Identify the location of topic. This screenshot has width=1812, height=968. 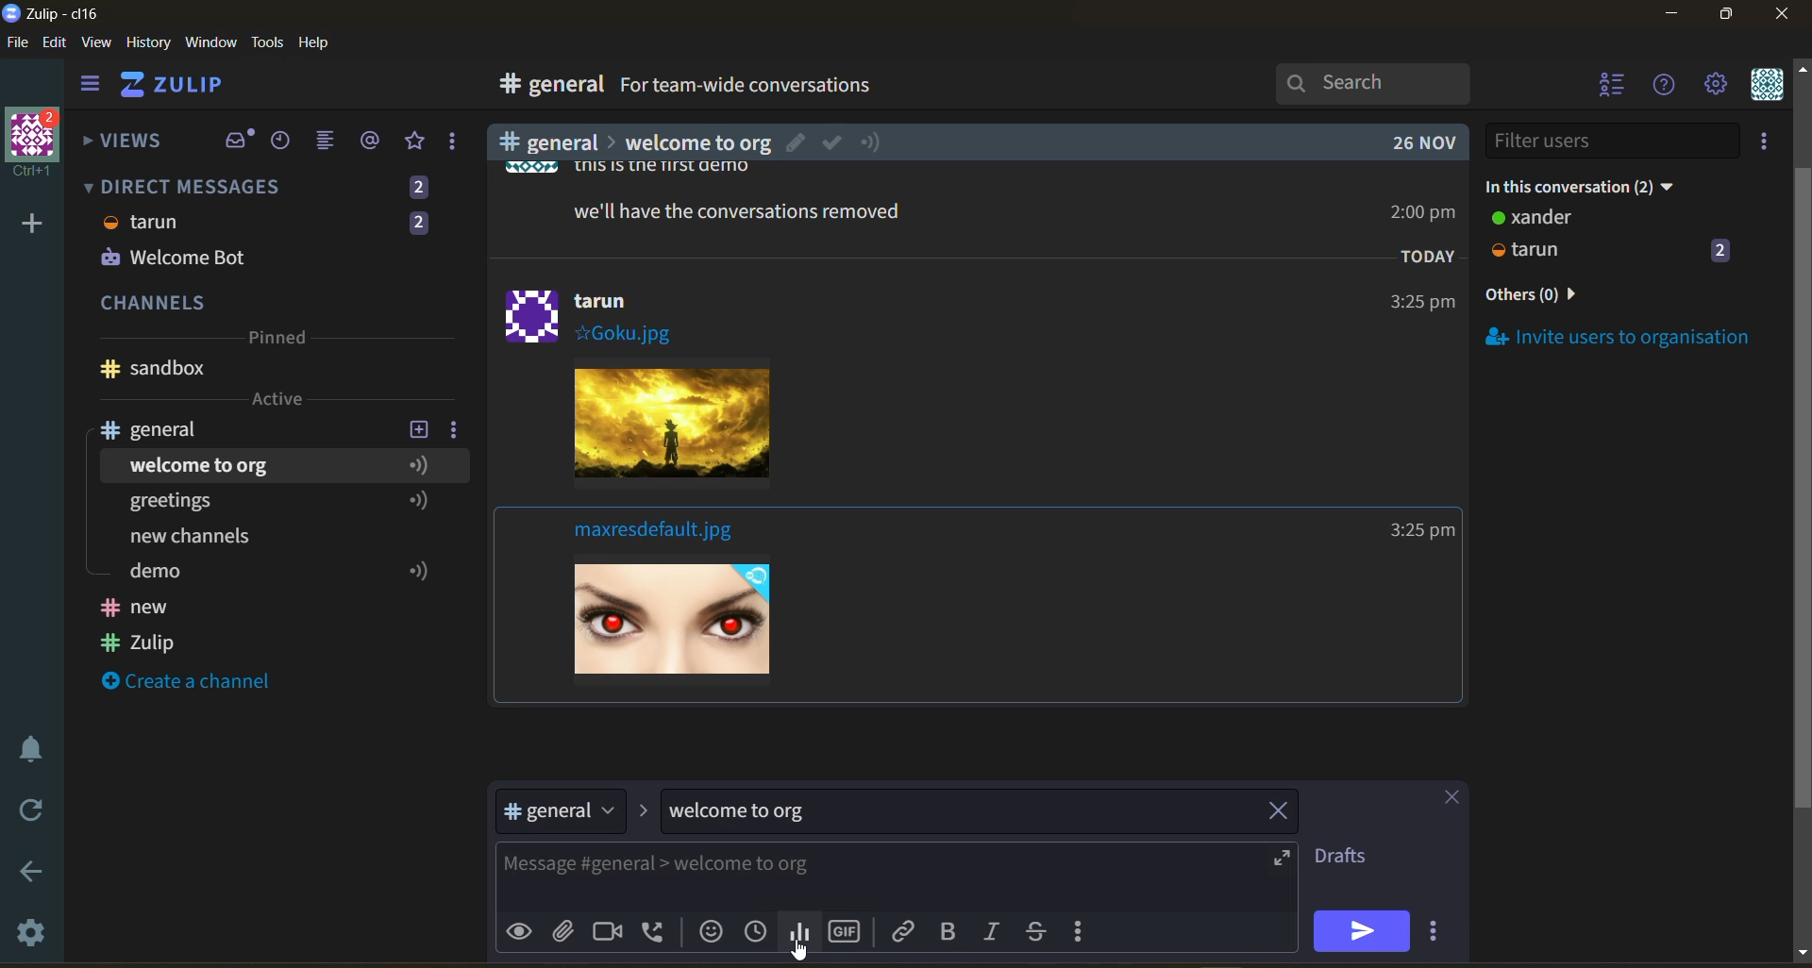
(748, 812).